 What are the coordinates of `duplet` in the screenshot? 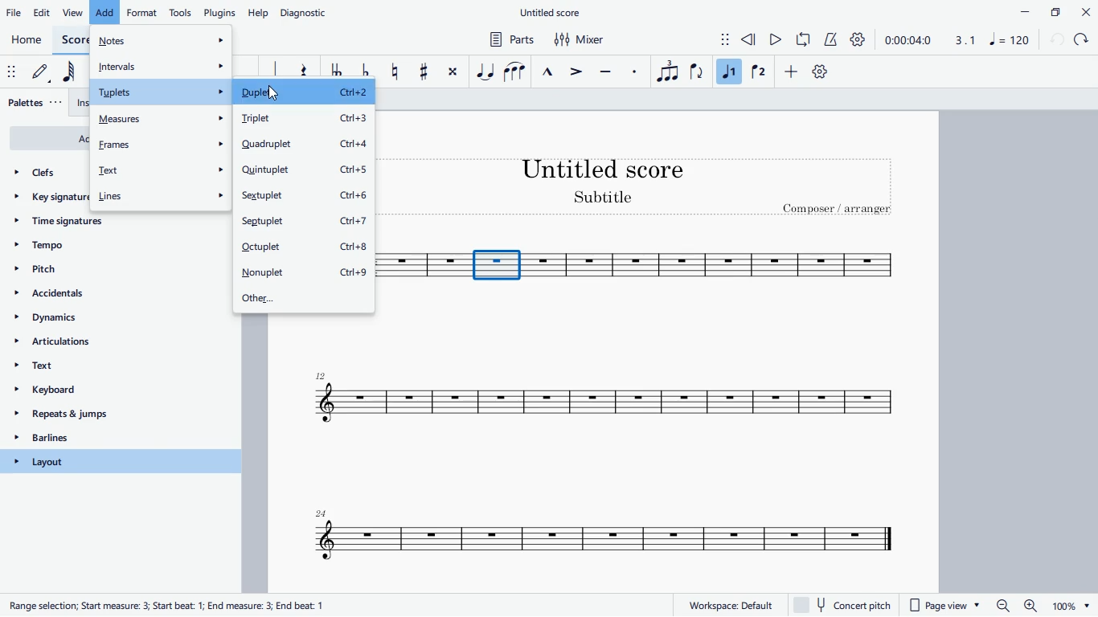 It's located at (301, 94).